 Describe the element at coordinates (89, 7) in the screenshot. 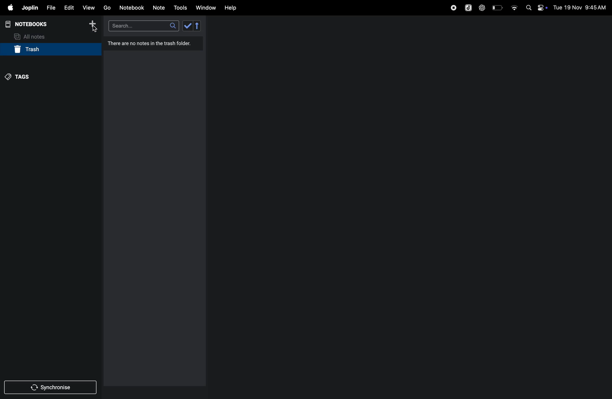

I see `view` at that location.